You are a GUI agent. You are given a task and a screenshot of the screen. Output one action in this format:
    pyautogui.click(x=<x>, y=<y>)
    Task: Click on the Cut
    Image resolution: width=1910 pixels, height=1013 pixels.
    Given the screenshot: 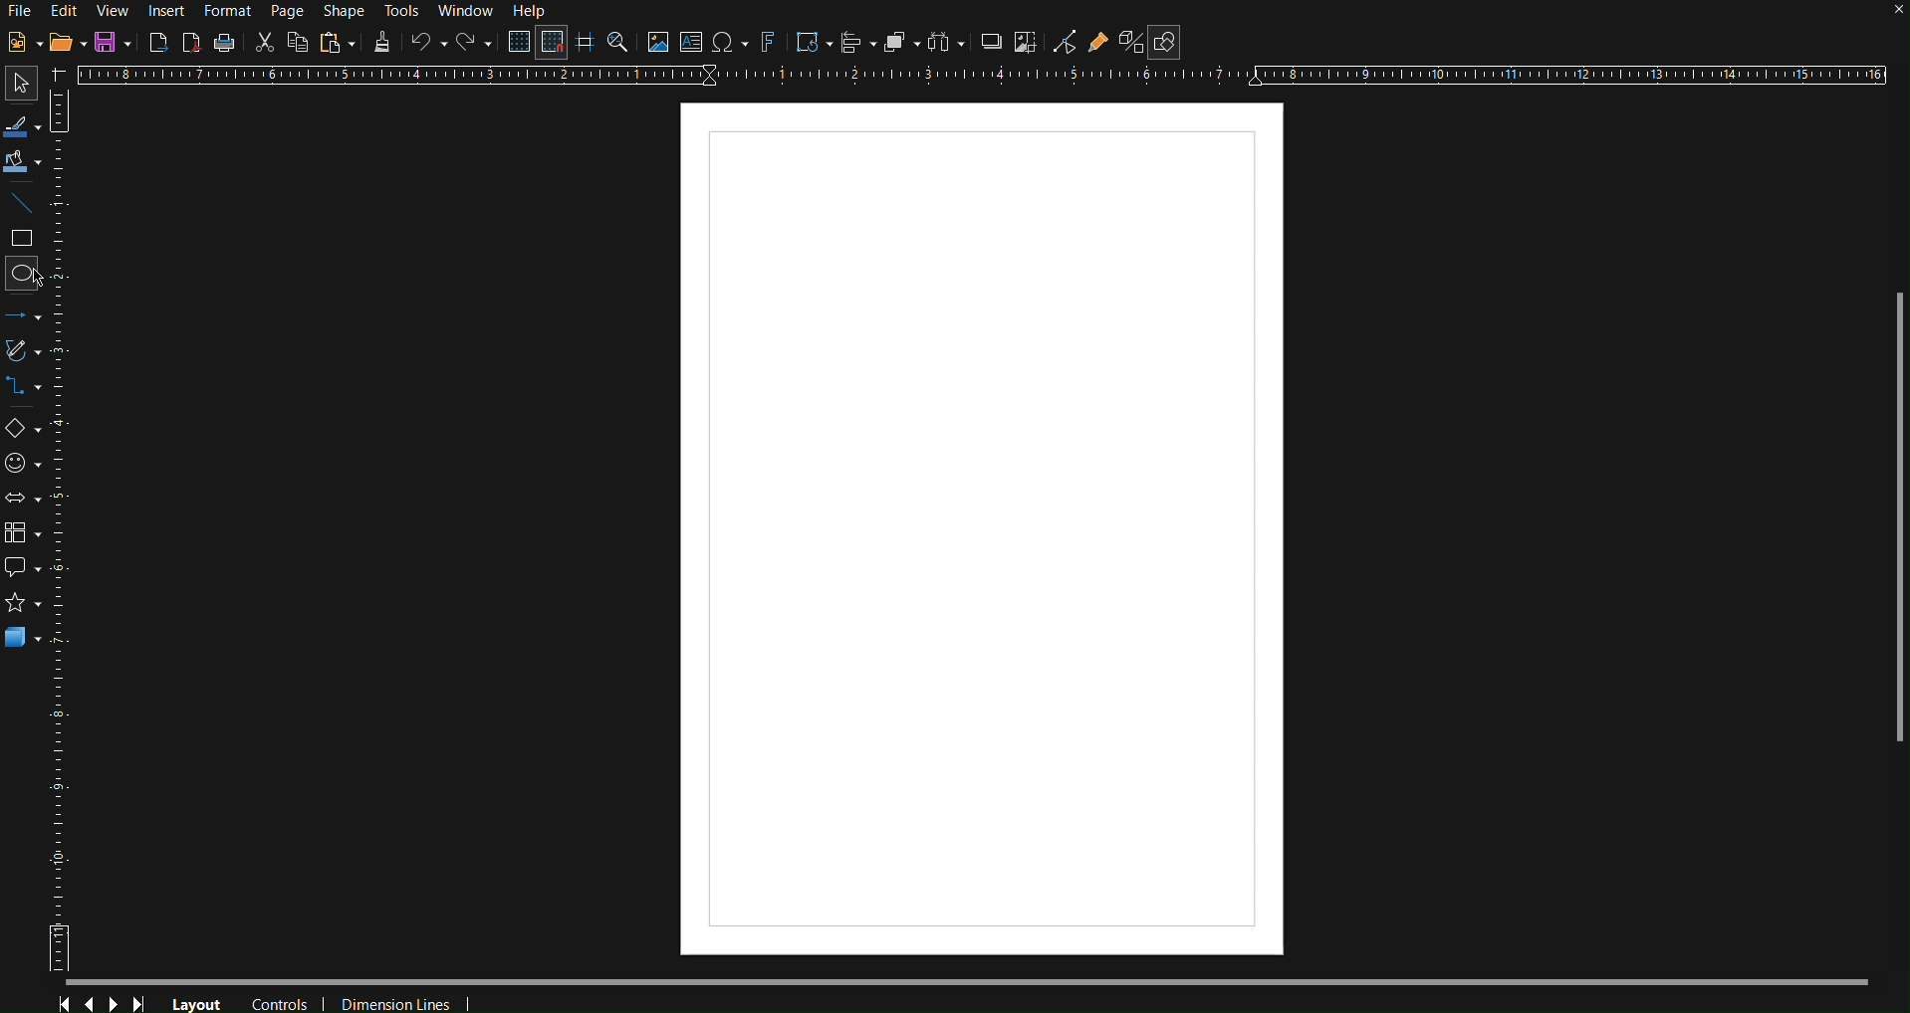 What is the action you would take?
    pyautogui.click(x=264, y=41)
    